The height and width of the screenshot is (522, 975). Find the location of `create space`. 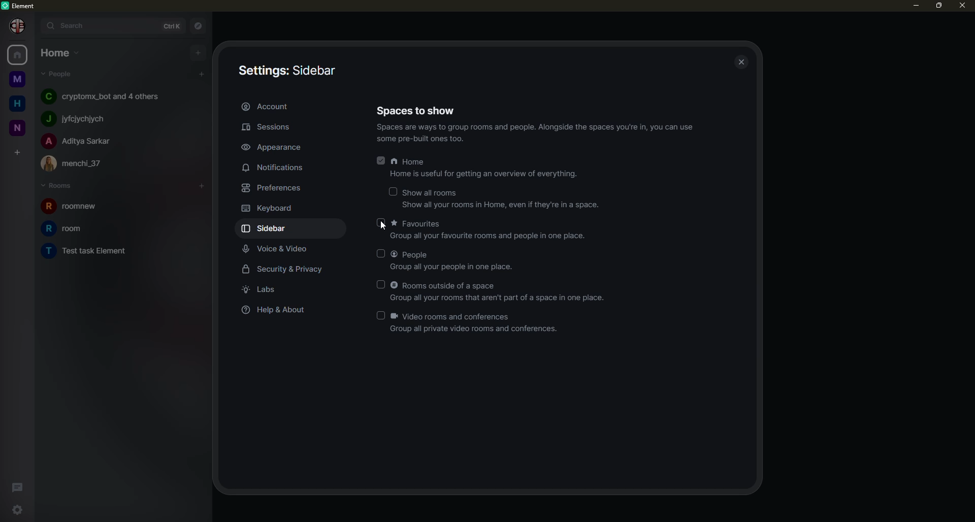

create space is located at coordinates (16, 150).